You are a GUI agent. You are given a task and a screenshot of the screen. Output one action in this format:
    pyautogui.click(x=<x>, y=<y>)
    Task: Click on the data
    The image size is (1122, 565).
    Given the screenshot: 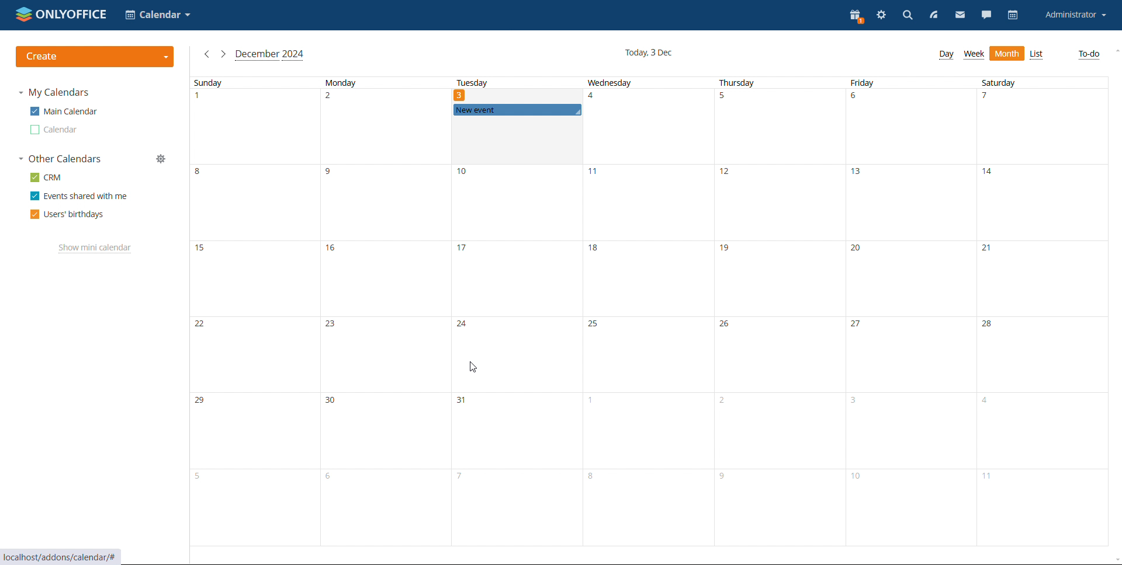 What is the action you would take?
    pyautogui.click(x=383, y=279)
    